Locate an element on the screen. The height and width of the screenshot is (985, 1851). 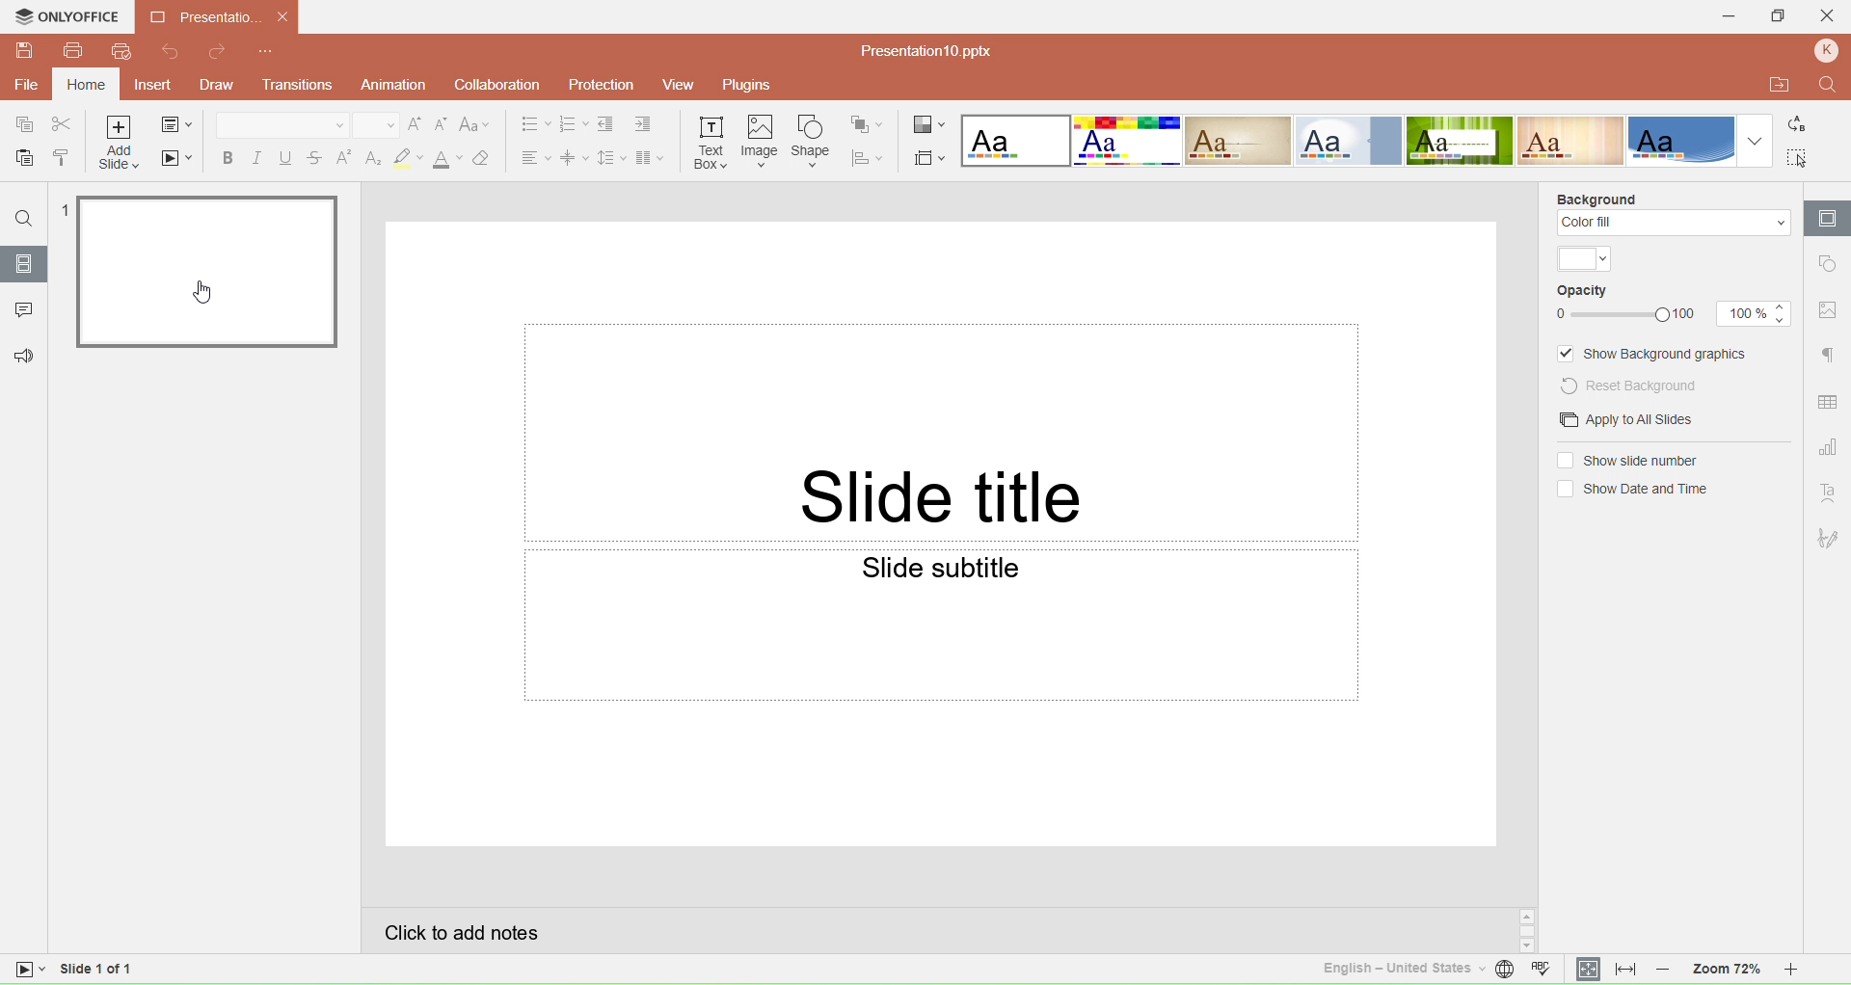
Slide setting is located at coordinates (1827, 218).